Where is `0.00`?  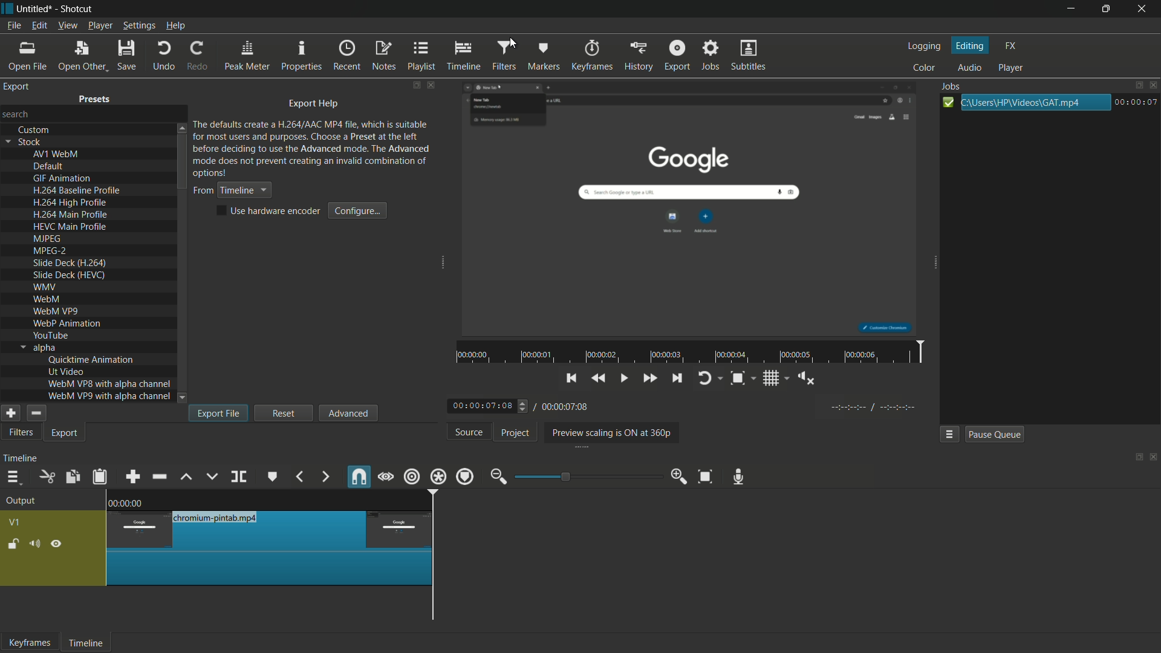 0.00 is located at coordinates (129, 501).